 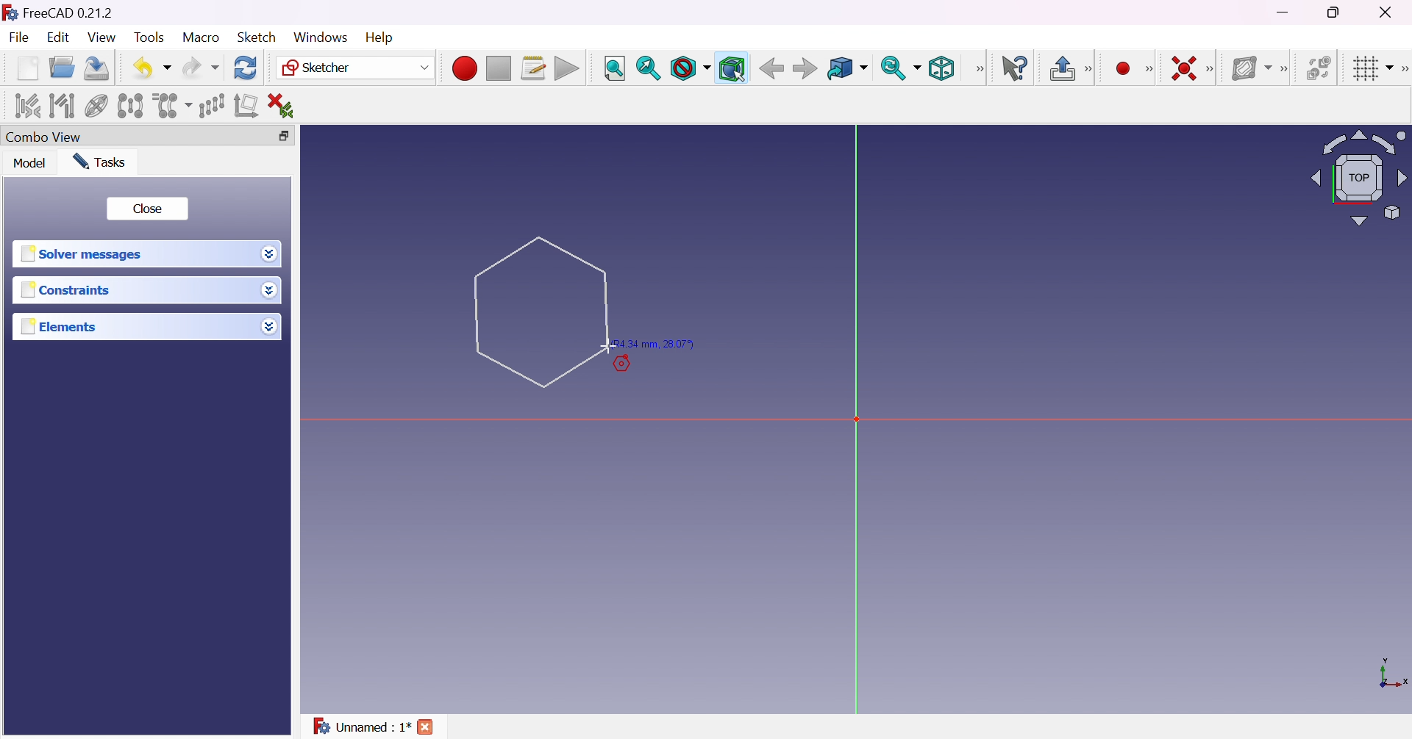 I want to click on Unnamed : 1*, so click(x=362, y=727).